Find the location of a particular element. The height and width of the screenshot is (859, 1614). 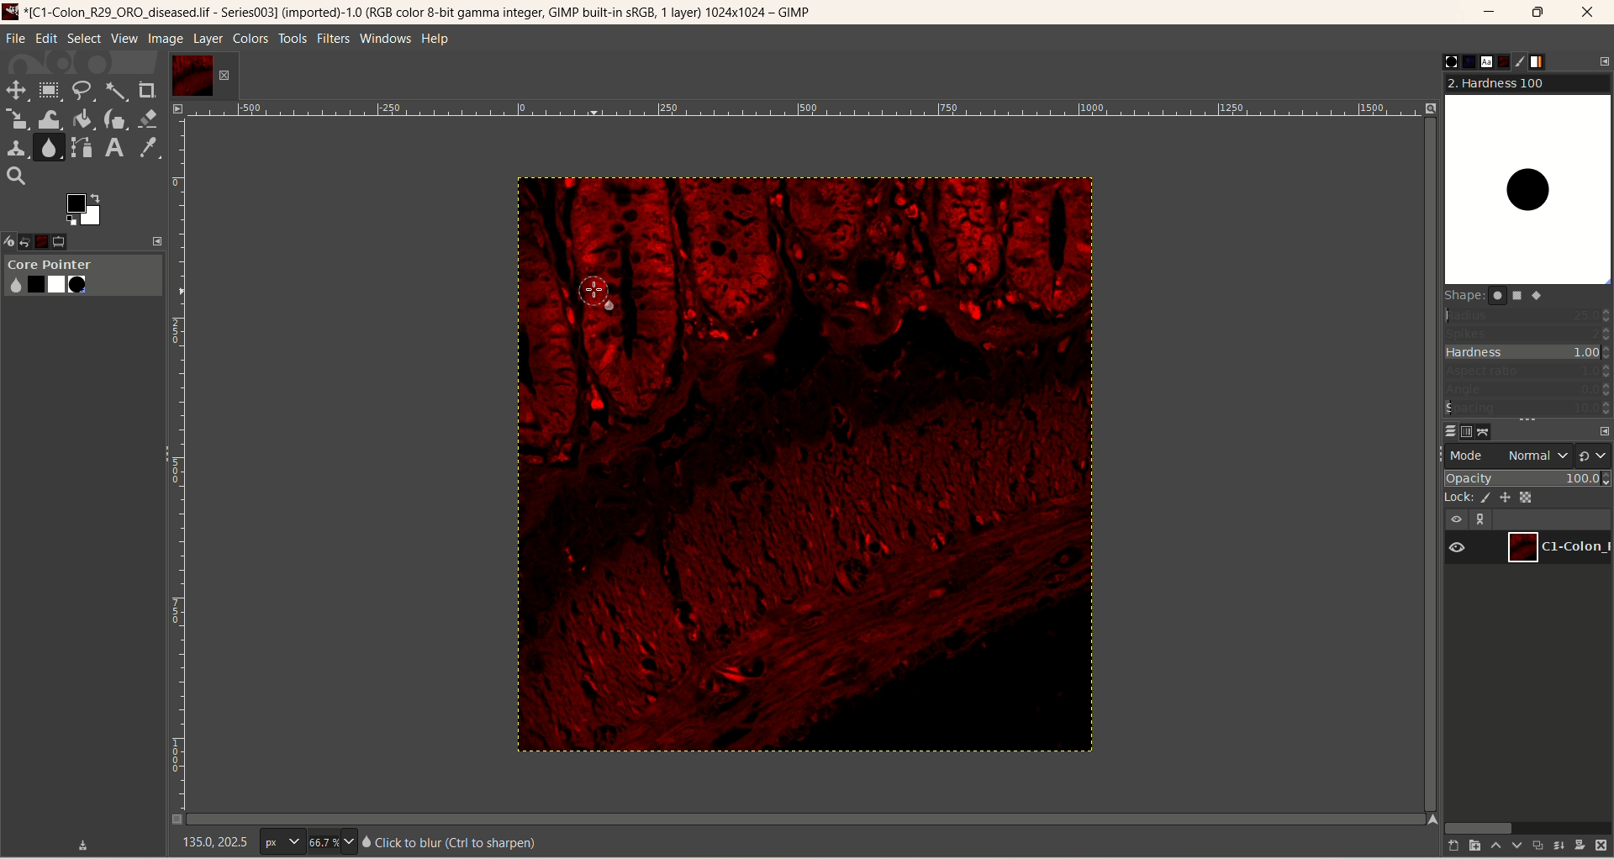

hardness100 is located at coordinates (1527, 180).